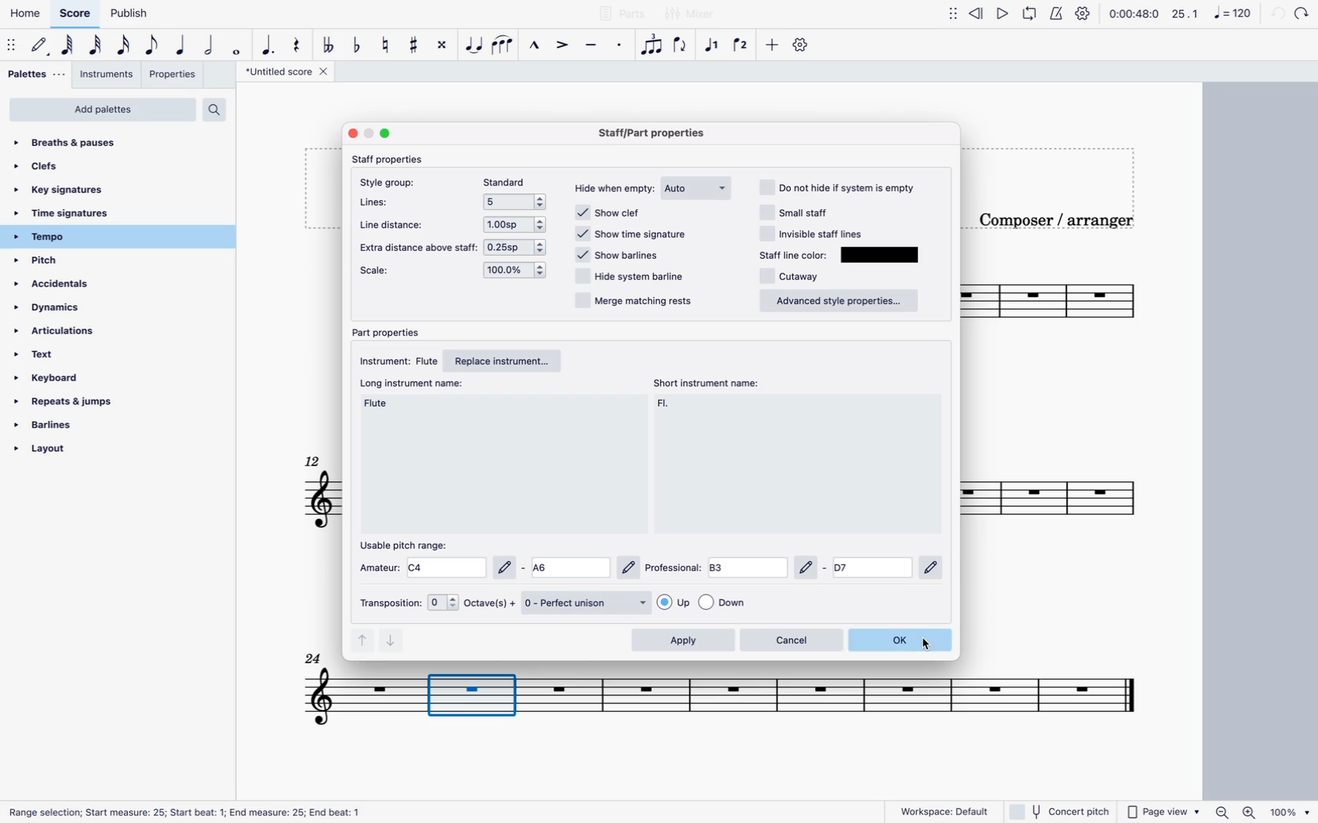 This screenshot has height=823, width=1318. What do you see at coordinates (387, 133) in the screenshot?
I see `maximize` at bounding box center [387, 133].